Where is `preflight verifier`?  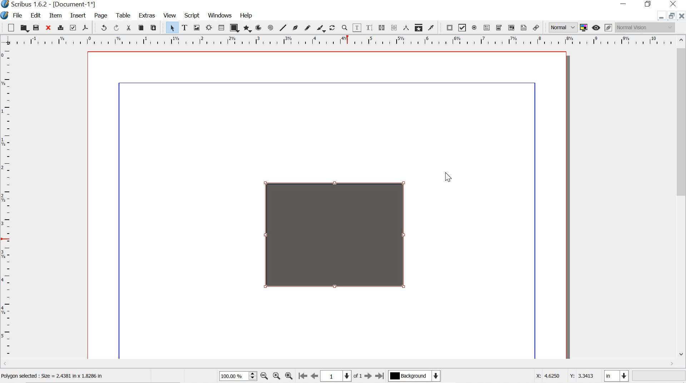 preflight verifier is located at coordinates (72, 27).